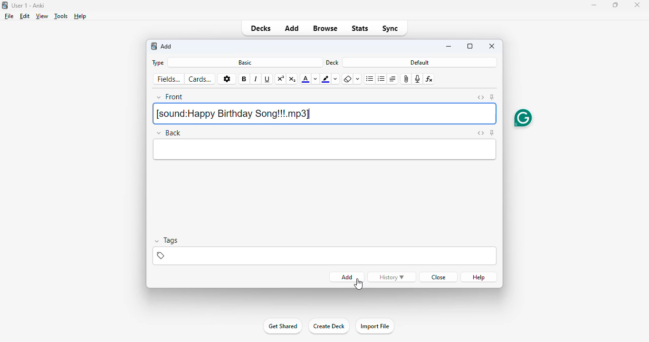 This screenshot has height=342, width=649. What do you see at coordinates (381, 79) in the screenshot?
I see `ordered list` at bounding box center [381, 79].